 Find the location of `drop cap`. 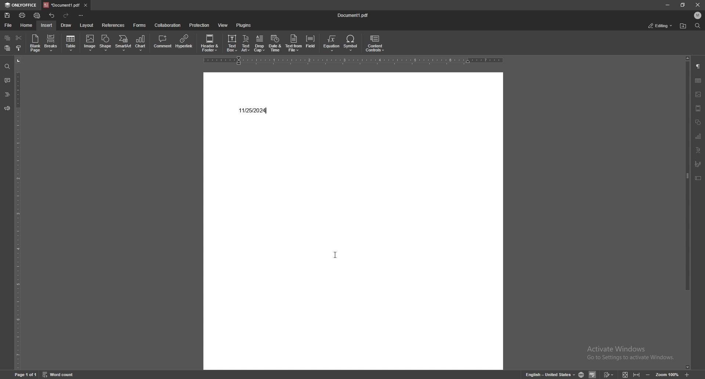

drop cap is located at coordinates (260, 43).